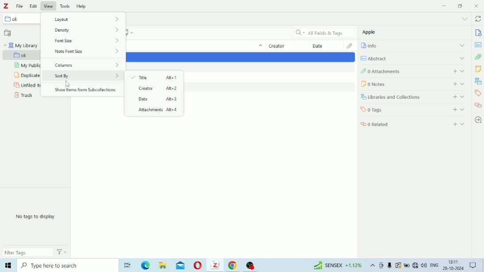 The height and width of the screenshot is (272, 484). Describe the element at coordinates (461, 6) in the screenshot. I see `restore down` at that location.